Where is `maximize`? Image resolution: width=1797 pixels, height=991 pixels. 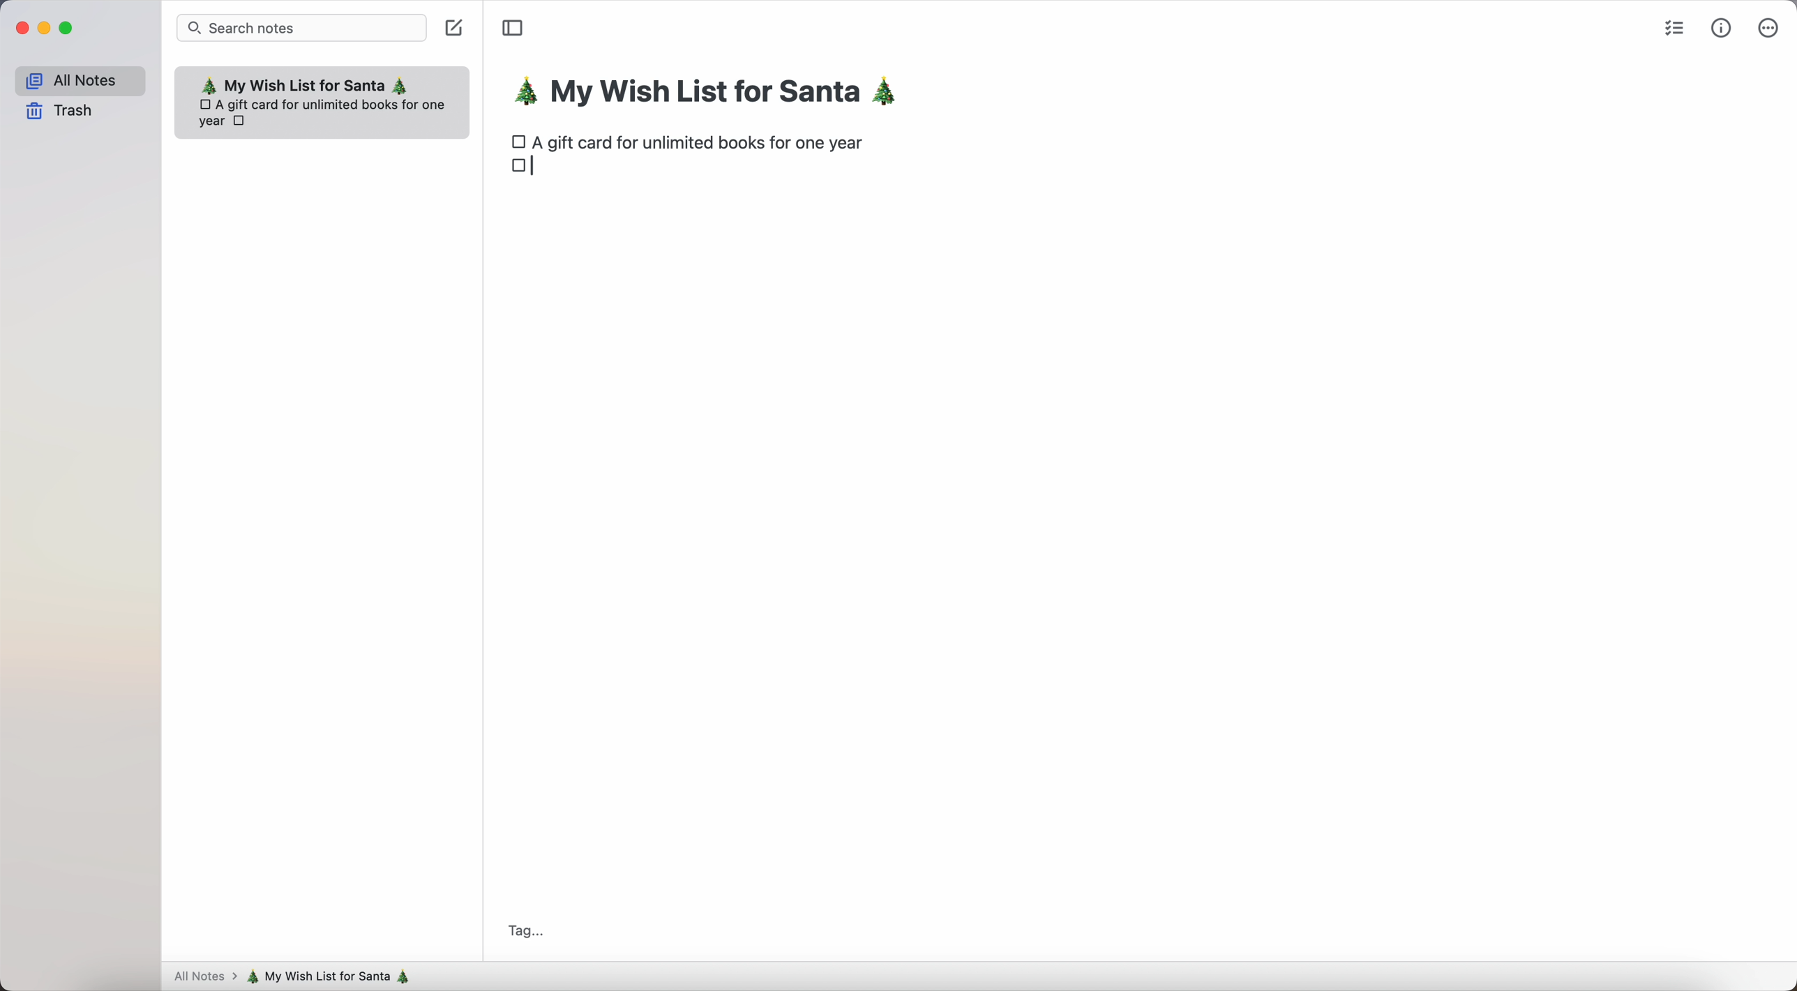 maximize is located at coordinates (68, 29).